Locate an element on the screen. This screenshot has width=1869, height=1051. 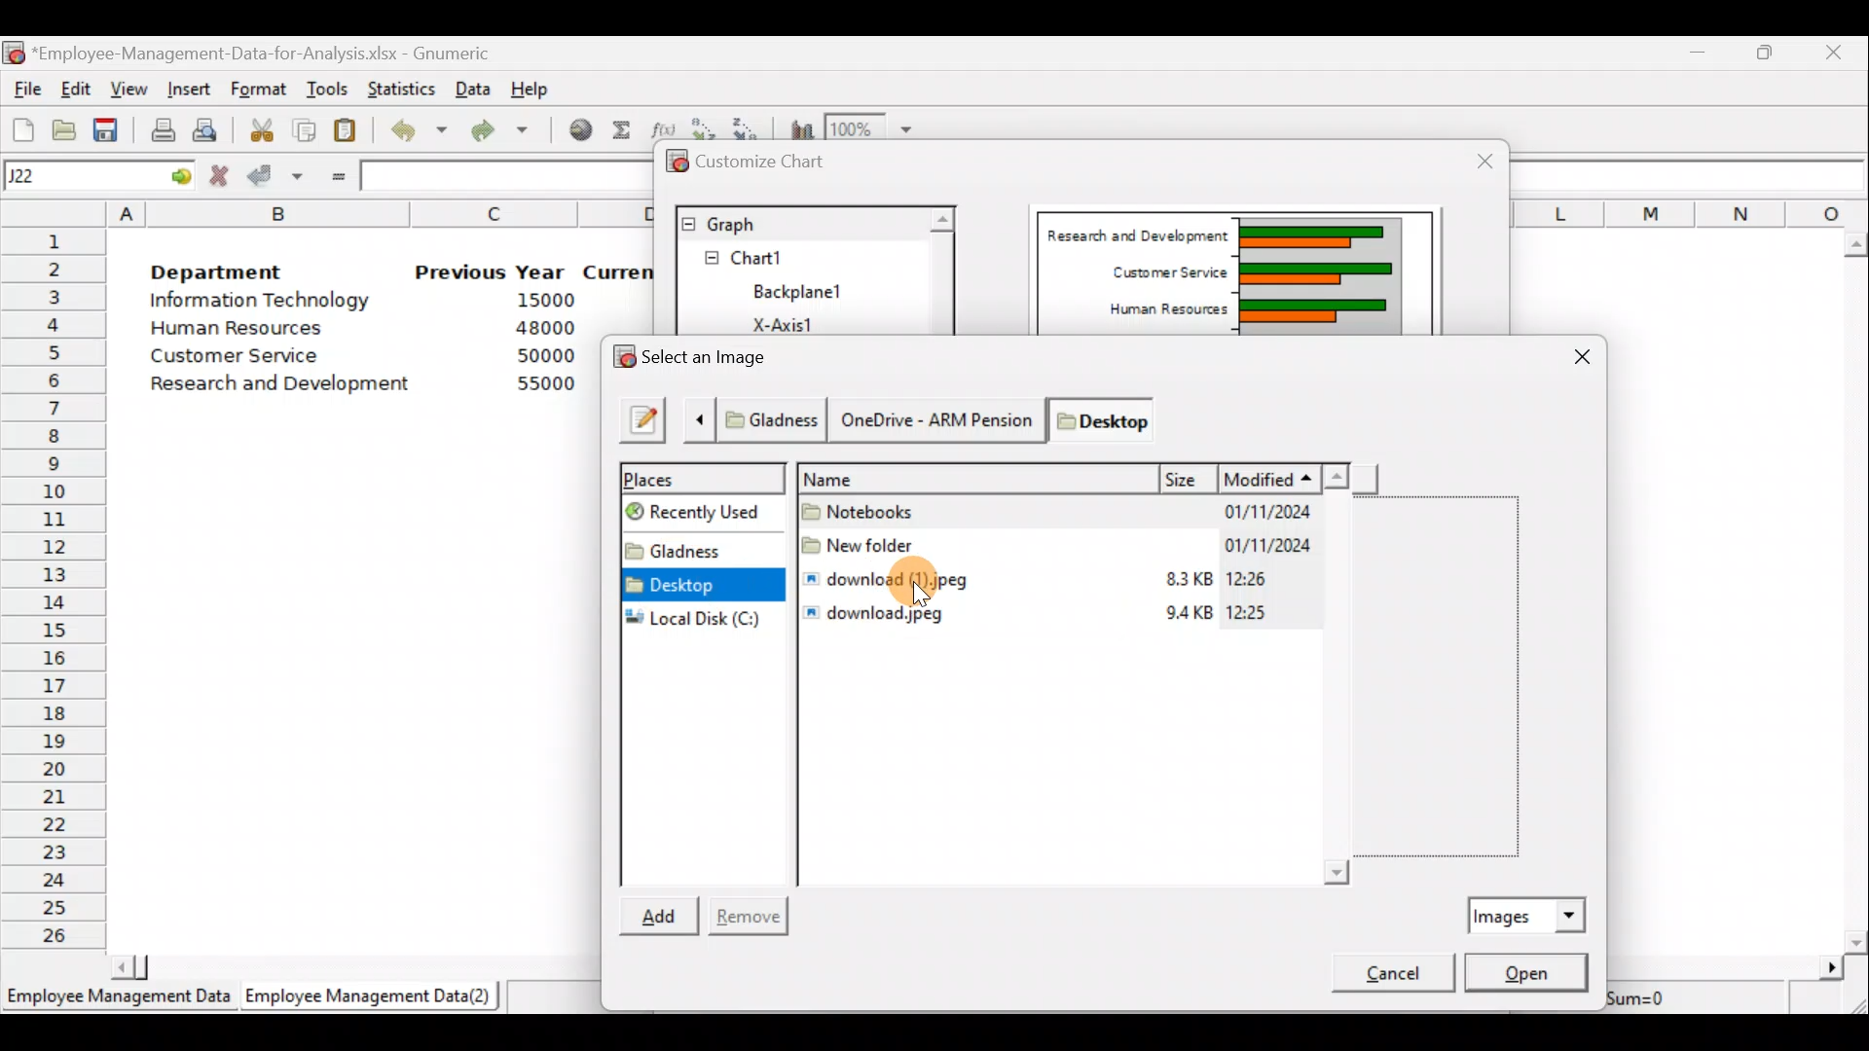
Chart1 is located at coordinates (776, 258).